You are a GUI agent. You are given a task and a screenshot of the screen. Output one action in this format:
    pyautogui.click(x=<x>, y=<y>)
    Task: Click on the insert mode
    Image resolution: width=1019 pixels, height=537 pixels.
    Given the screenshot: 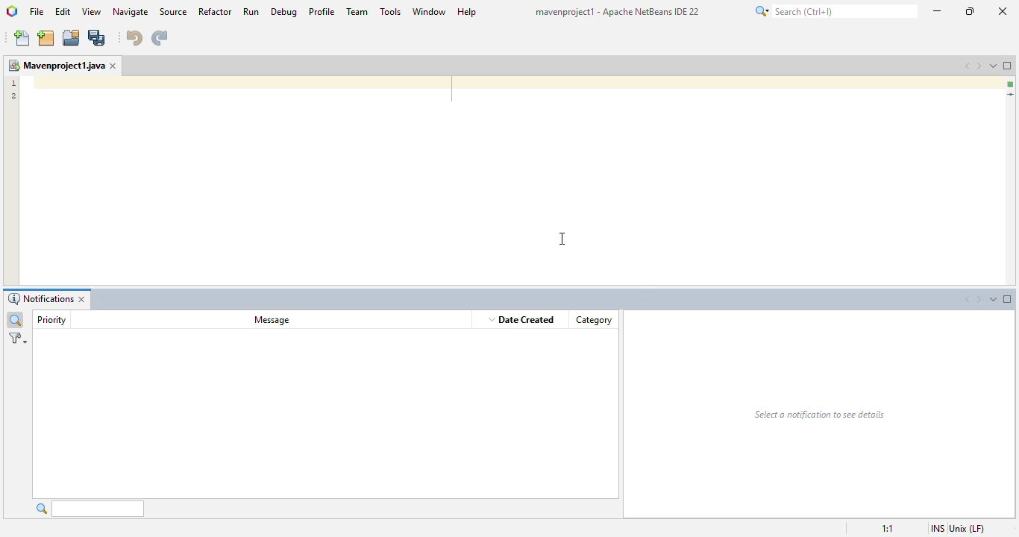 What is the action you would take?
    pyautogui.click(x=936, y=528)
    